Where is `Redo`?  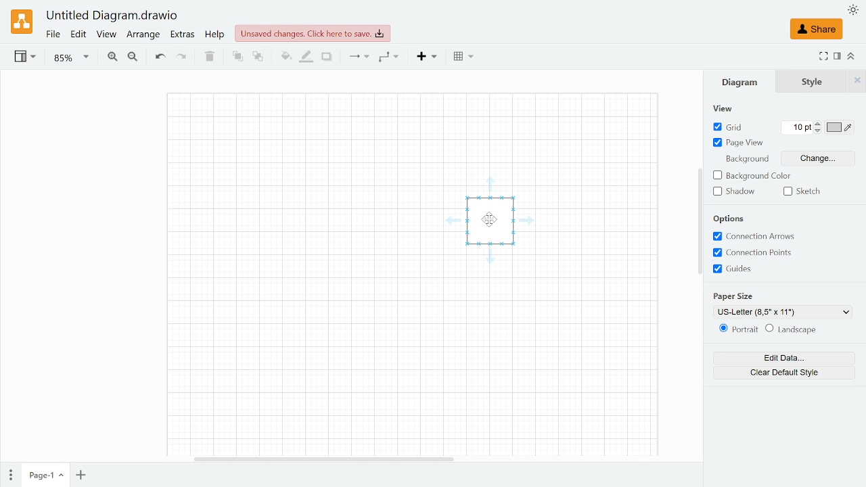
Redo is located at coordinates (181, 57).